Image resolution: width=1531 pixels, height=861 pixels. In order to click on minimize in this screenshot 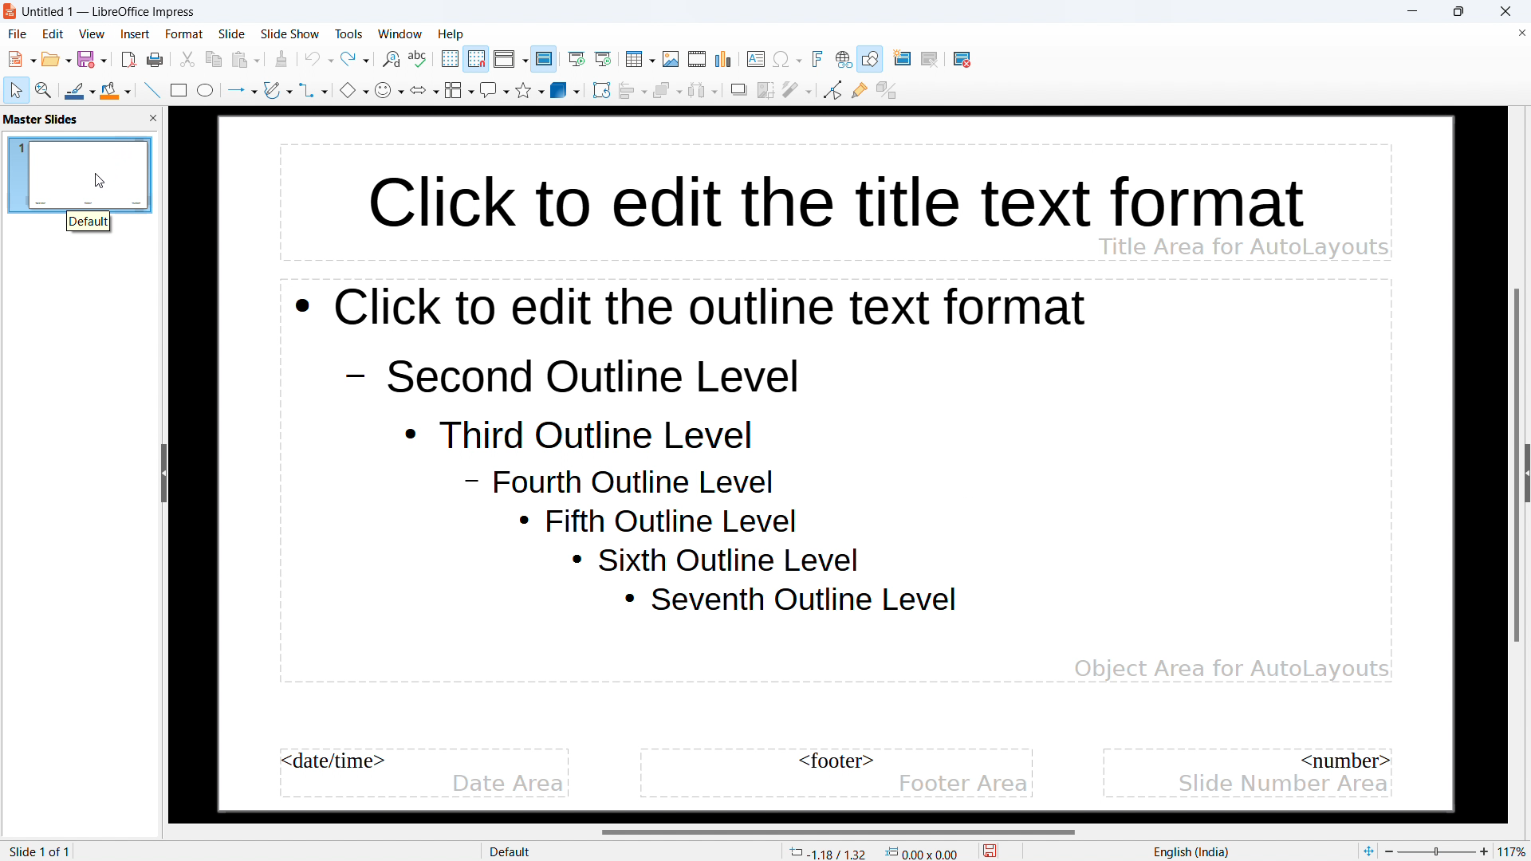, I will do `click(1413, 11)`.